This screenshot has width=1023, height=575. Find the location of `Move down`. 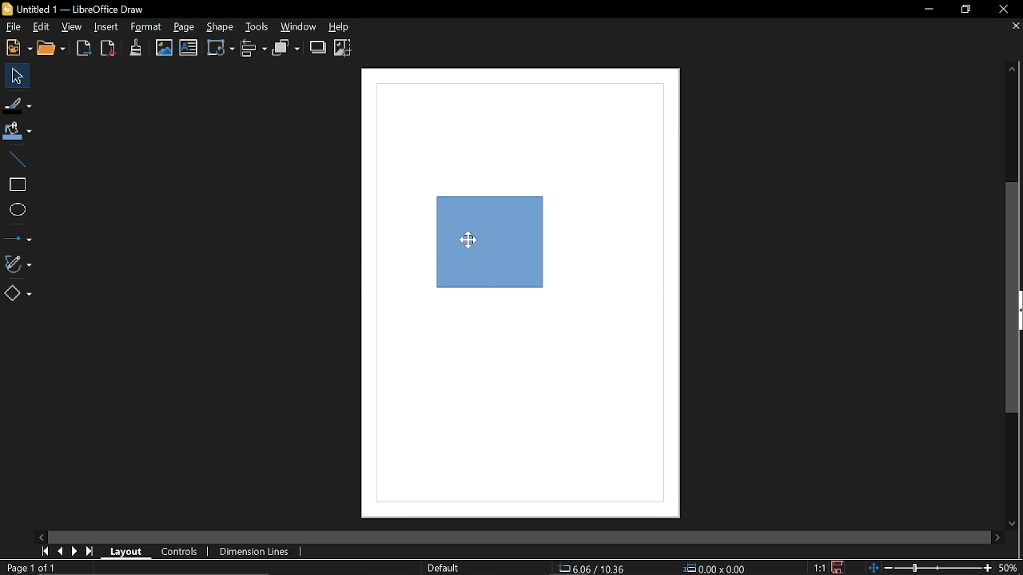

Move down is located at coordinates (1013, 525).